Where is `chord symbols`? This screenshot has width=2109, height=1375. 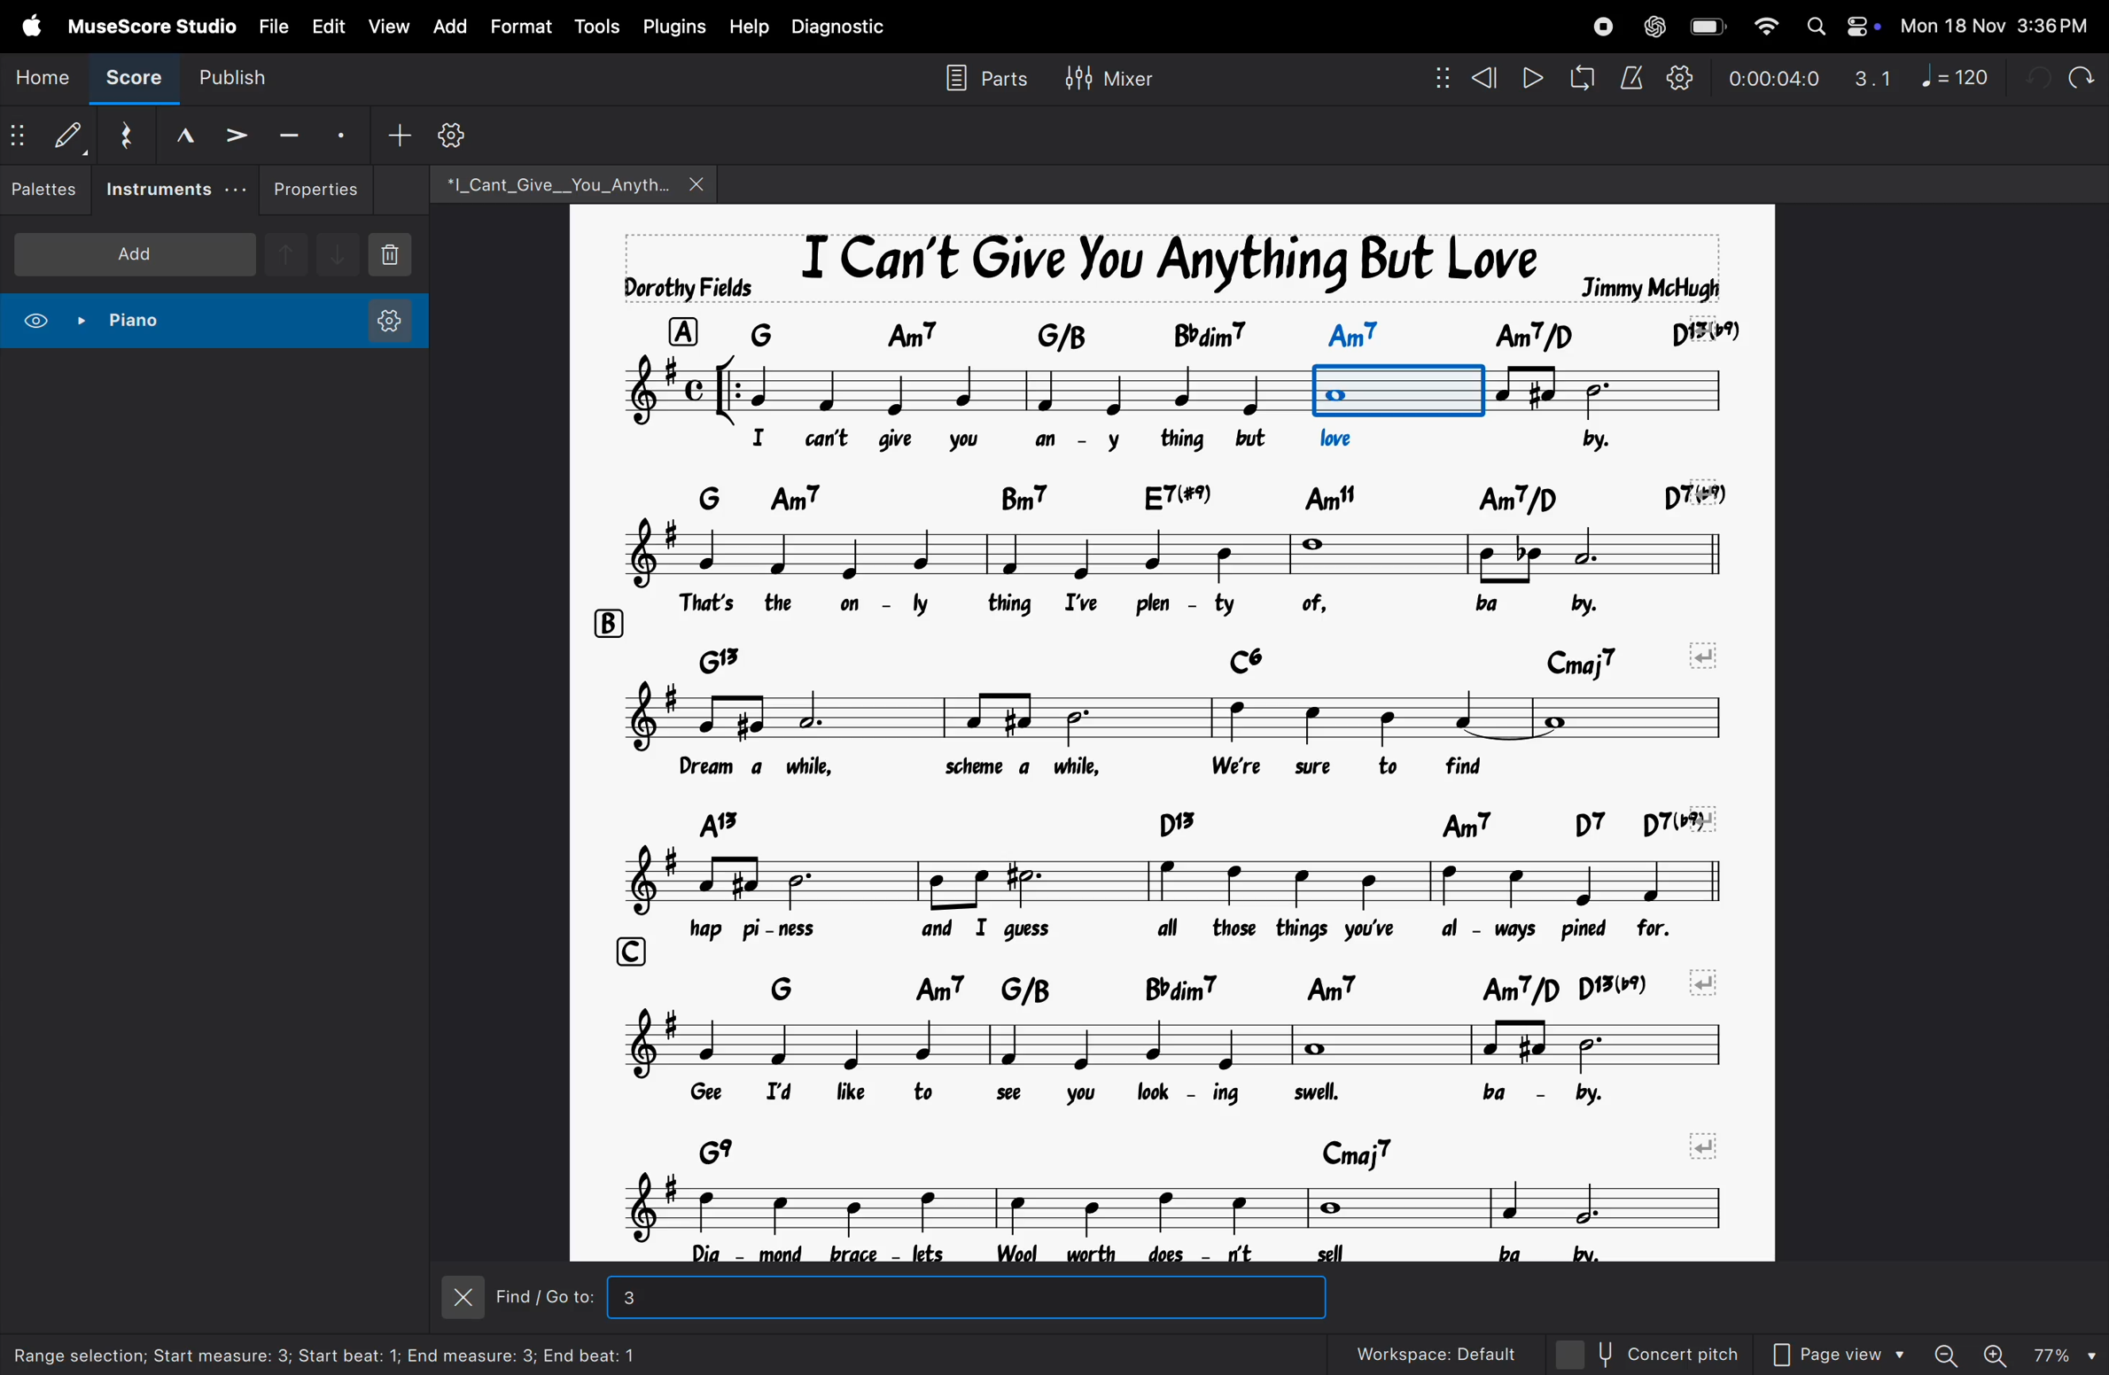
chord symbols is located at coordinates (1202, 821).